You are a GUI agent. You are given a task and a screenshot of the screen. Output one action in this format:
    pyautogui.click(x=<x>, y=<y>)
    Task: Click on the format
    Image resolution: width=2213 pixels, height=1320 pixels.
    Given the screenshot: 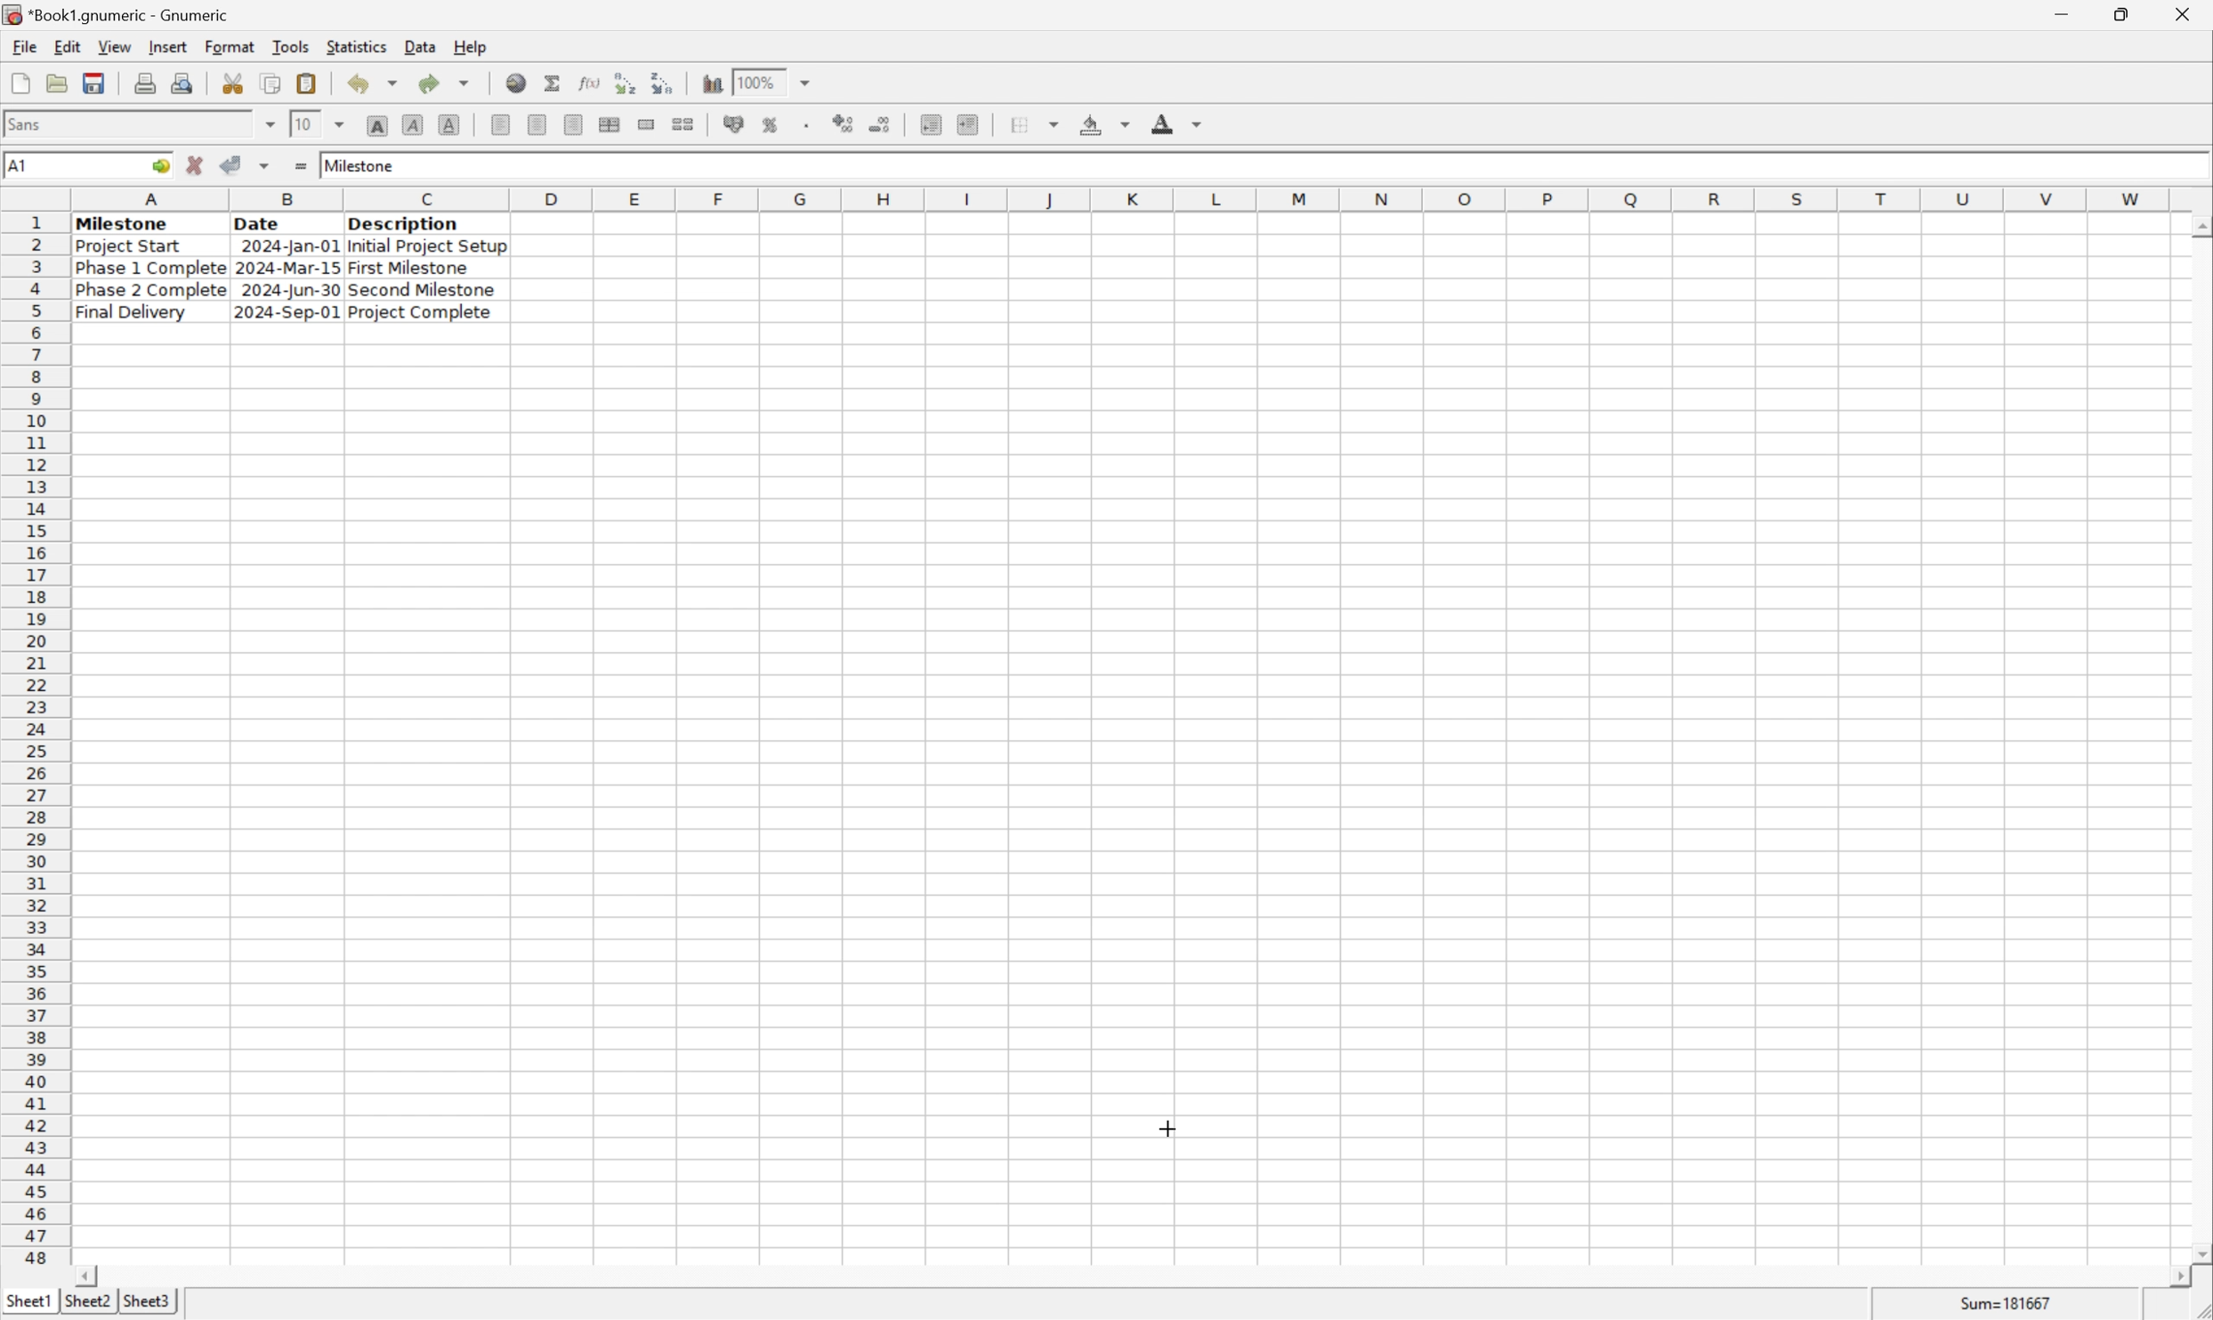 What is the action you would take?
    pyautogui.click(x=229, y=45)
    